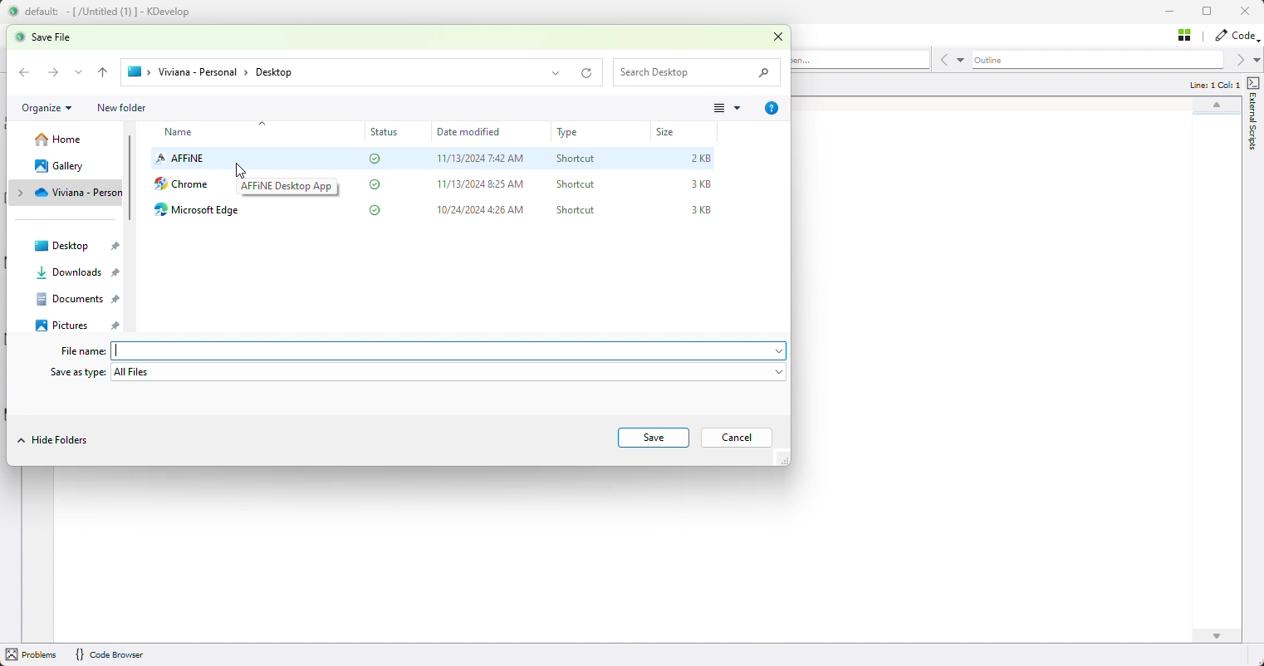 The height and width of the screenshot is (666, 1264). I want to click on scroll down, so click(1217, 636).